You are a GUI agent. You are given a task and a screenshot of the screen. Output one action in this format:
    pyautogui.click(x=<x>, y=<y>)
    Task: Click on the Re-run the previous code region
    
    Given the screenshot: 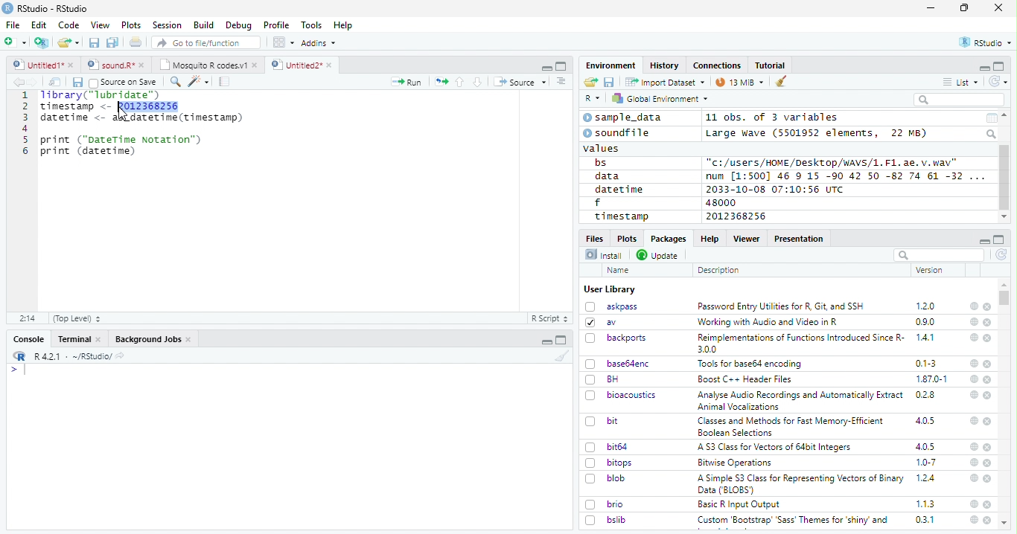 What is the action you would take?
    pyautogui.click(x=440, y=83)
    